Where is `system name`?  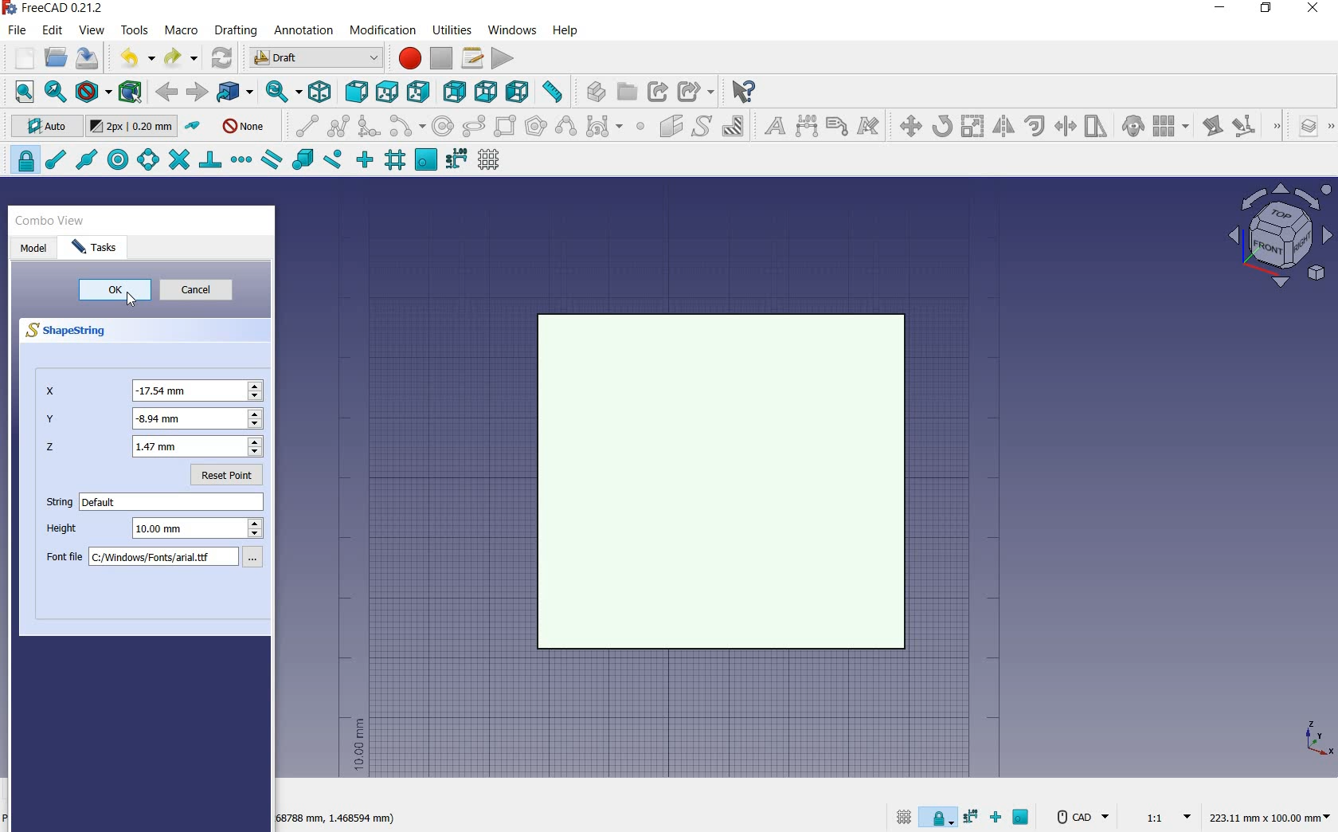
system name is located at coordinates (57, 8).